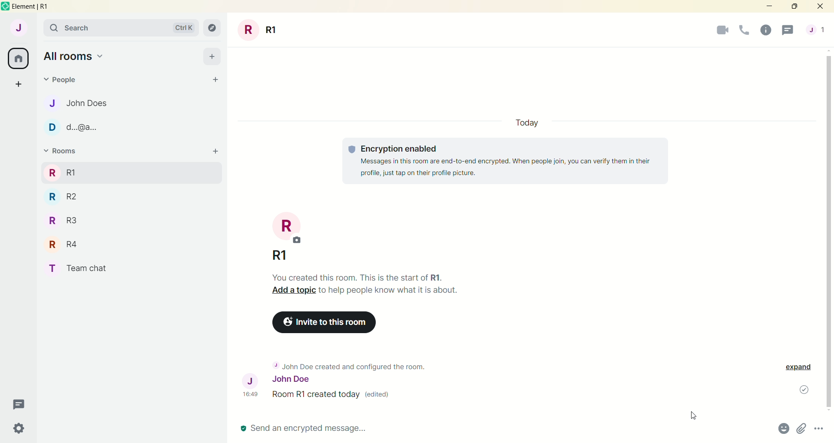  What do you see at coordinates (288, 228) in the screenshot?
I see `room title` at bounding box center [288, 228].